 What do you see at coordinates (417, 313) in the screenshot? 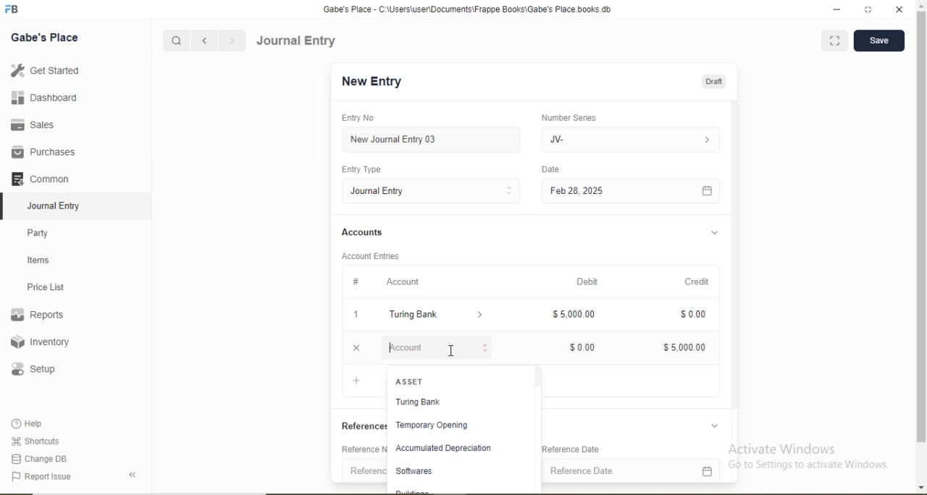
I see `Turing Bank` at bounding box center [417, 313].